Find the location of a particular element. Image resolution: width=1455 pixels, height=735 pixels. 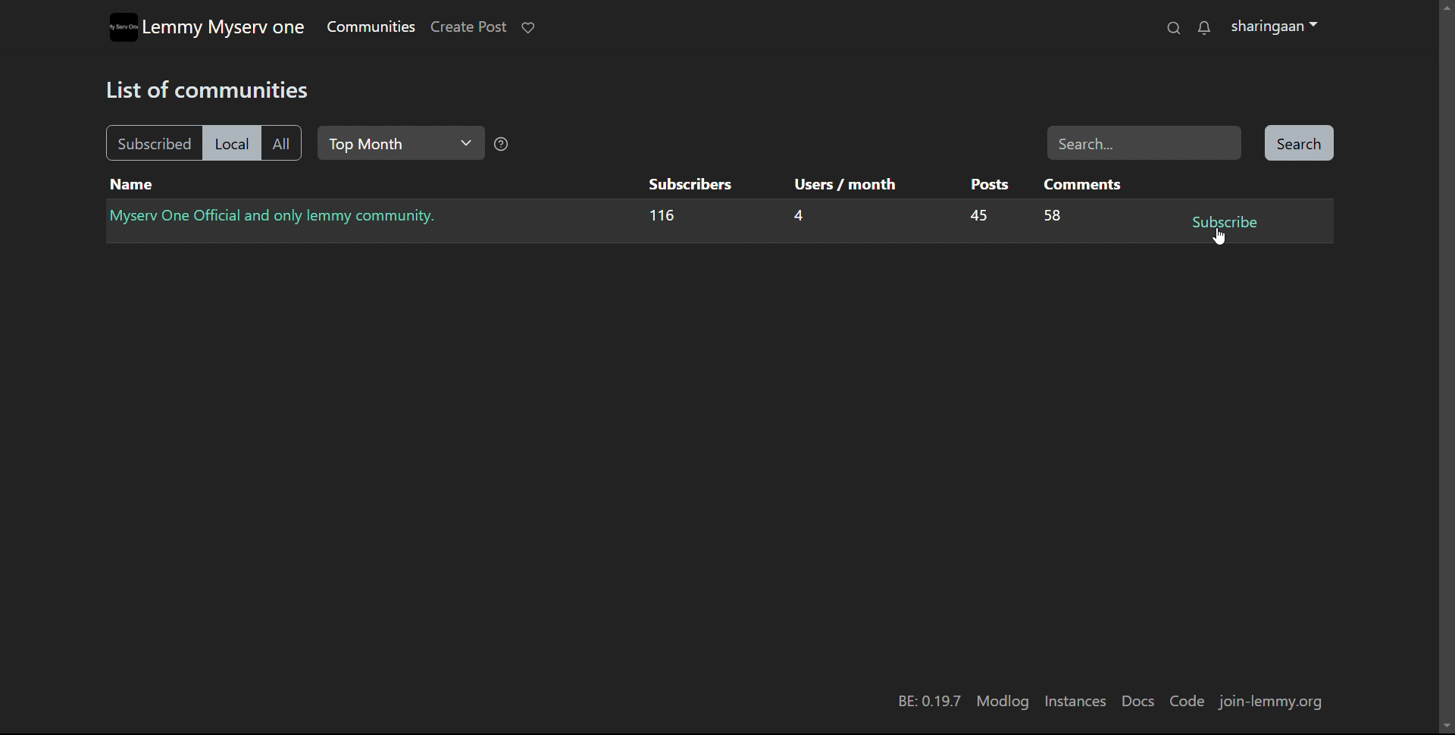

scroll up is located at coordinates (1446, 6).